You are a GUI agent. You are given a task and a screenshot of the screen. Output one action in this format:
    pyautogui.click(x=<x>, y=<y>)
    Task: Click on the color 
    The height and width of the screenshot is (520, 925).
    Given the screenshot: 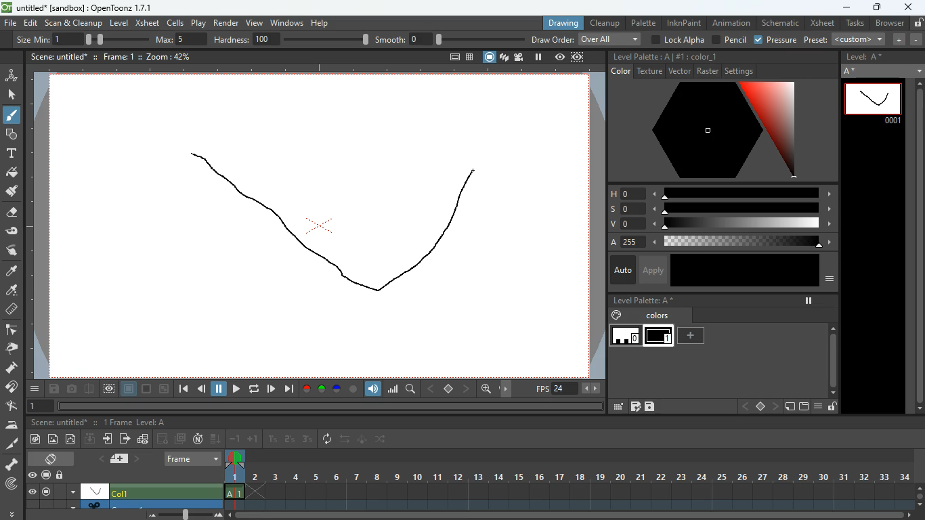 What is the action you would take?
    pyautogui.click(x=744, y=271)
    